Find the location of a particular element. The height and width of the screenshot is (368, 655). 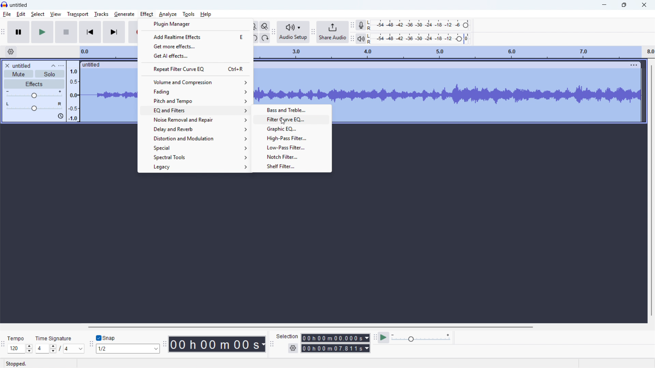

selection is located at coordinates (287, 336).